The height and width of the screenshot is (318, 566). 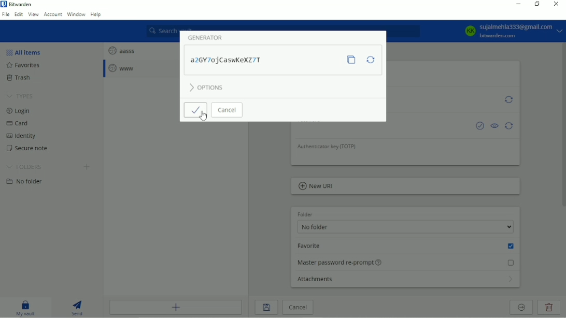 What do you see at coordinates (21, 136) in the screenshot?
I see `Identity` at bounding box center [21, 136].